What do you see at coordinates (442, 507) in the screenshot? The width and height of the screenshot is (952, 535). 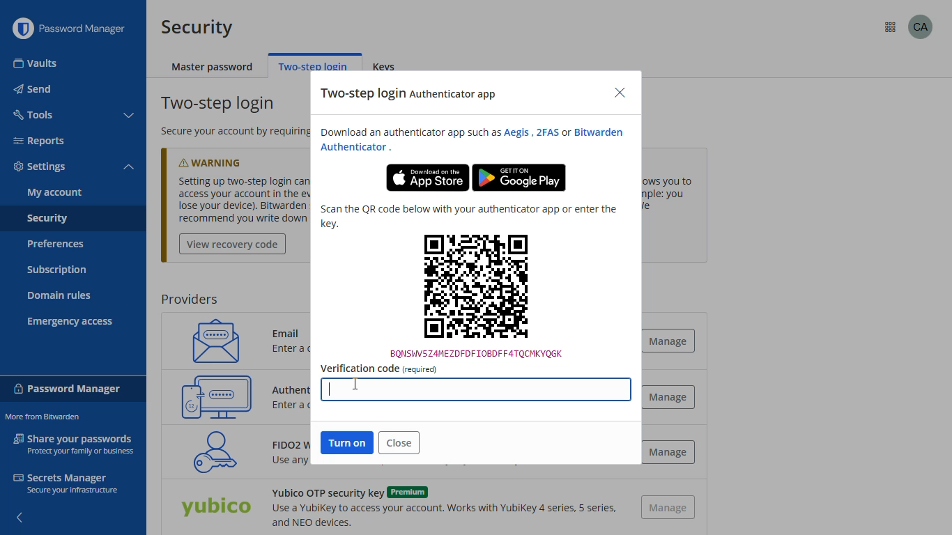 I see `Yubico OTP security key (Premium)Use a YubiKey to access your account. Works with Yubikey 4 series, 5 series,and NEO devices.` at bounding box center [442, 507].